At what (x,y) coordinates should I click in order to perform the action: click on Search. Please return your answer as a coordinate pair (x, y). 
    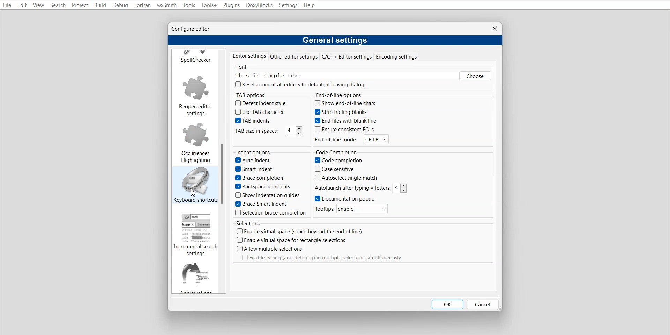
    Looking at the image, I should click on (58, 5).